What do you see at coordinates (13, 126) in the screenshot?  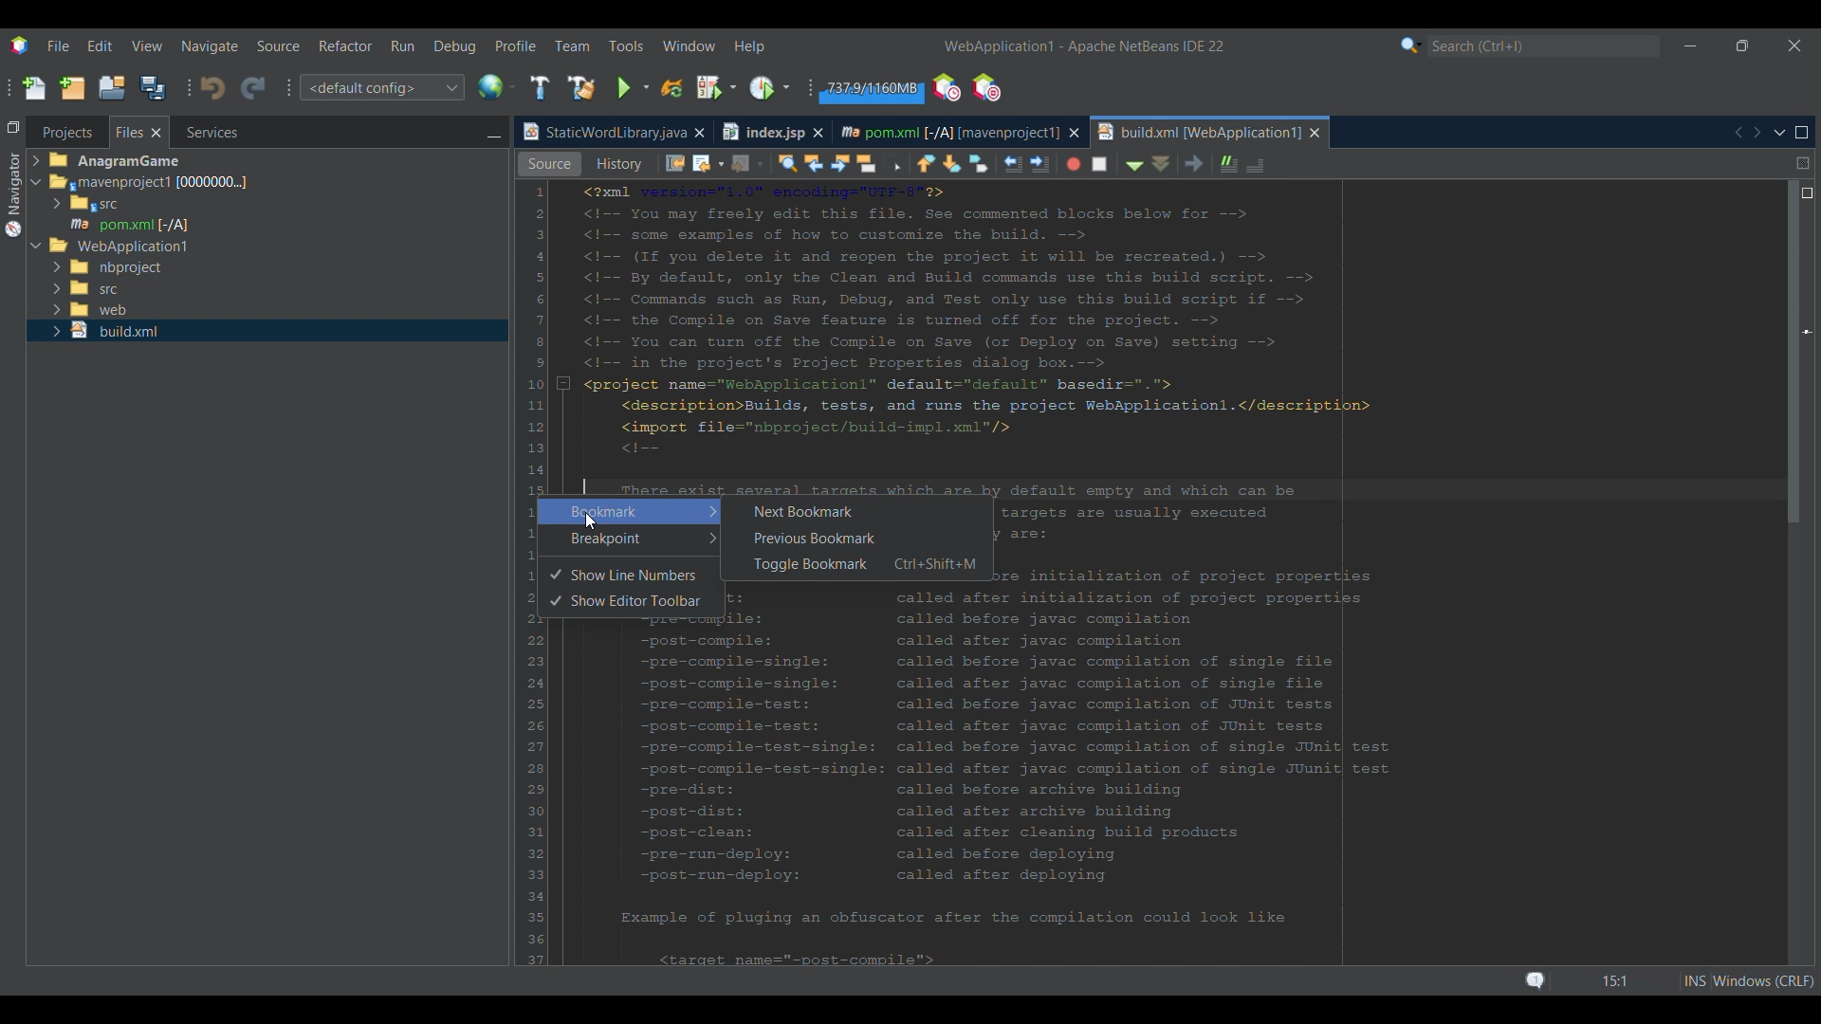 I see `Restore window group` at bounding box center [13, 126].